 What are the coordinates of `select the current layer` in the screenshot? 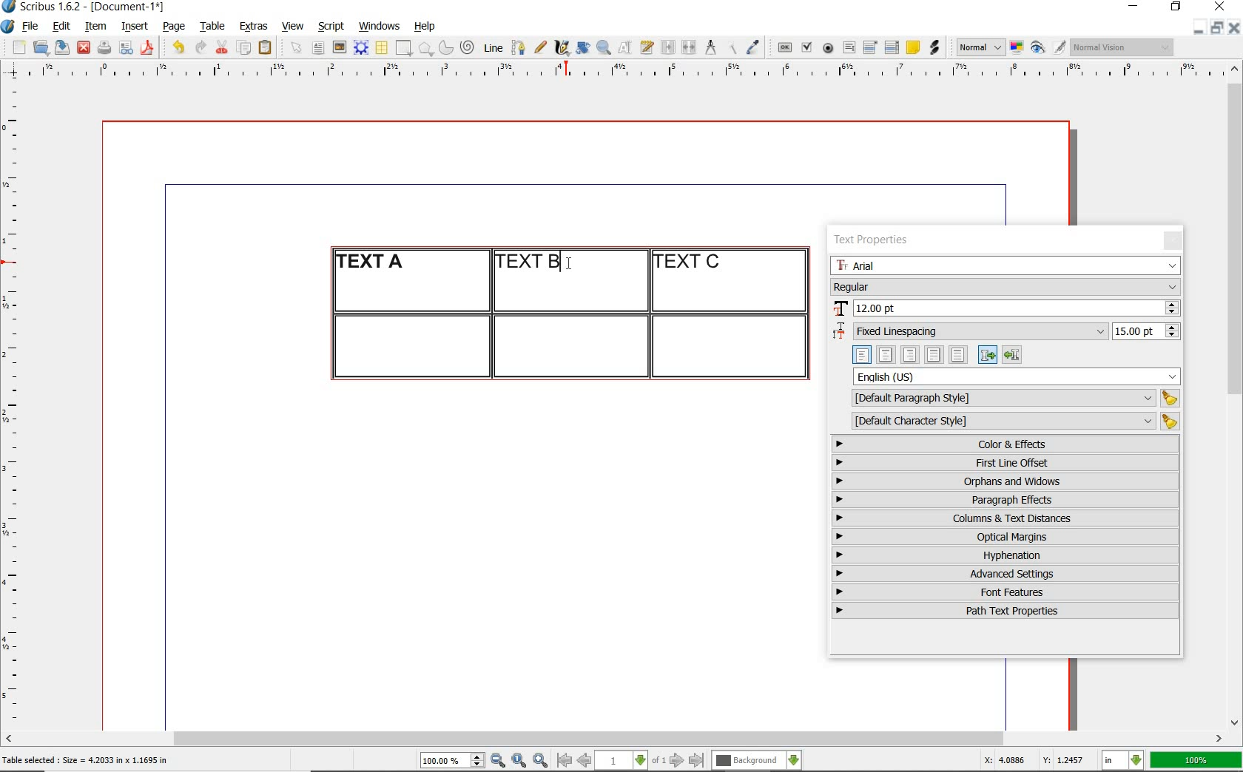 It's located at (757, 761).